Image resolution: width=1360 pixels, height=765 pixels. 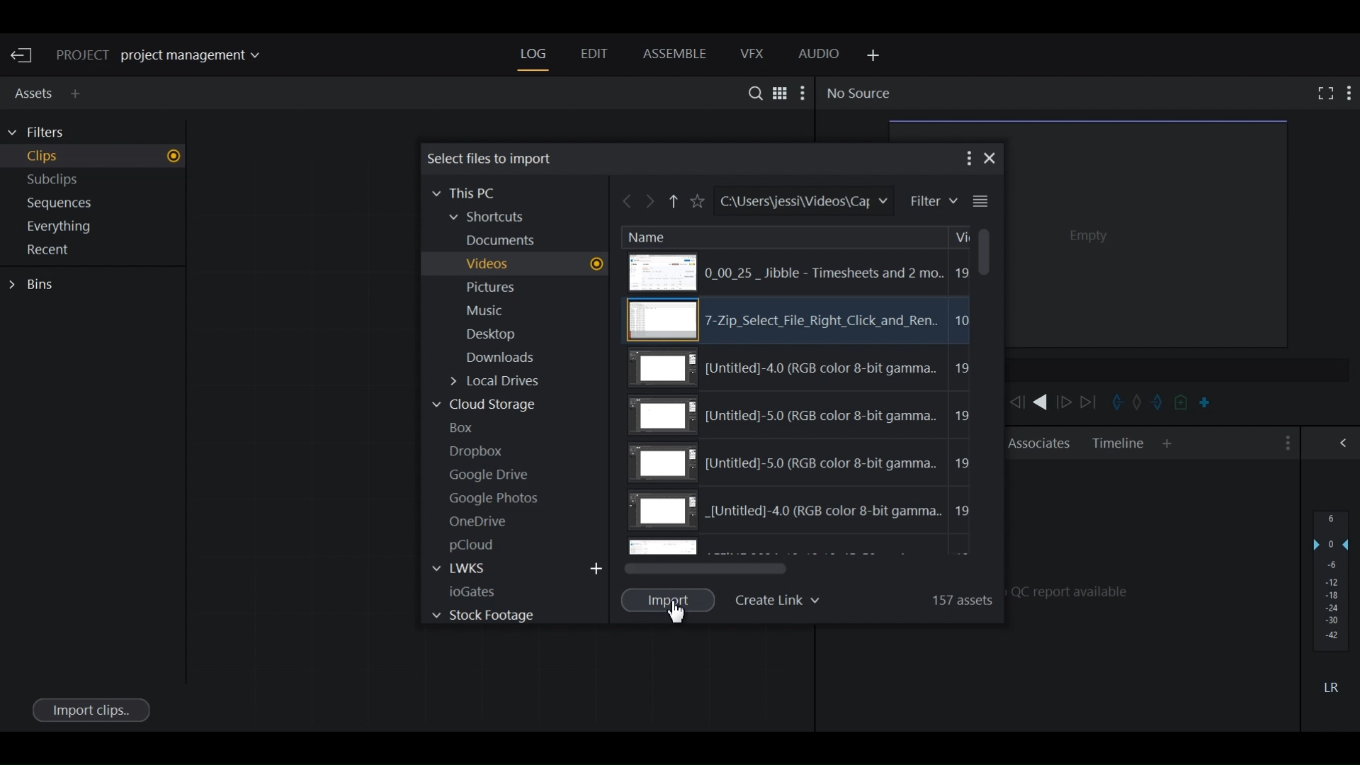 What do you see at coordinates (533, 55) in the screenshot?
I see `Log` at bounding box center [533, 55].